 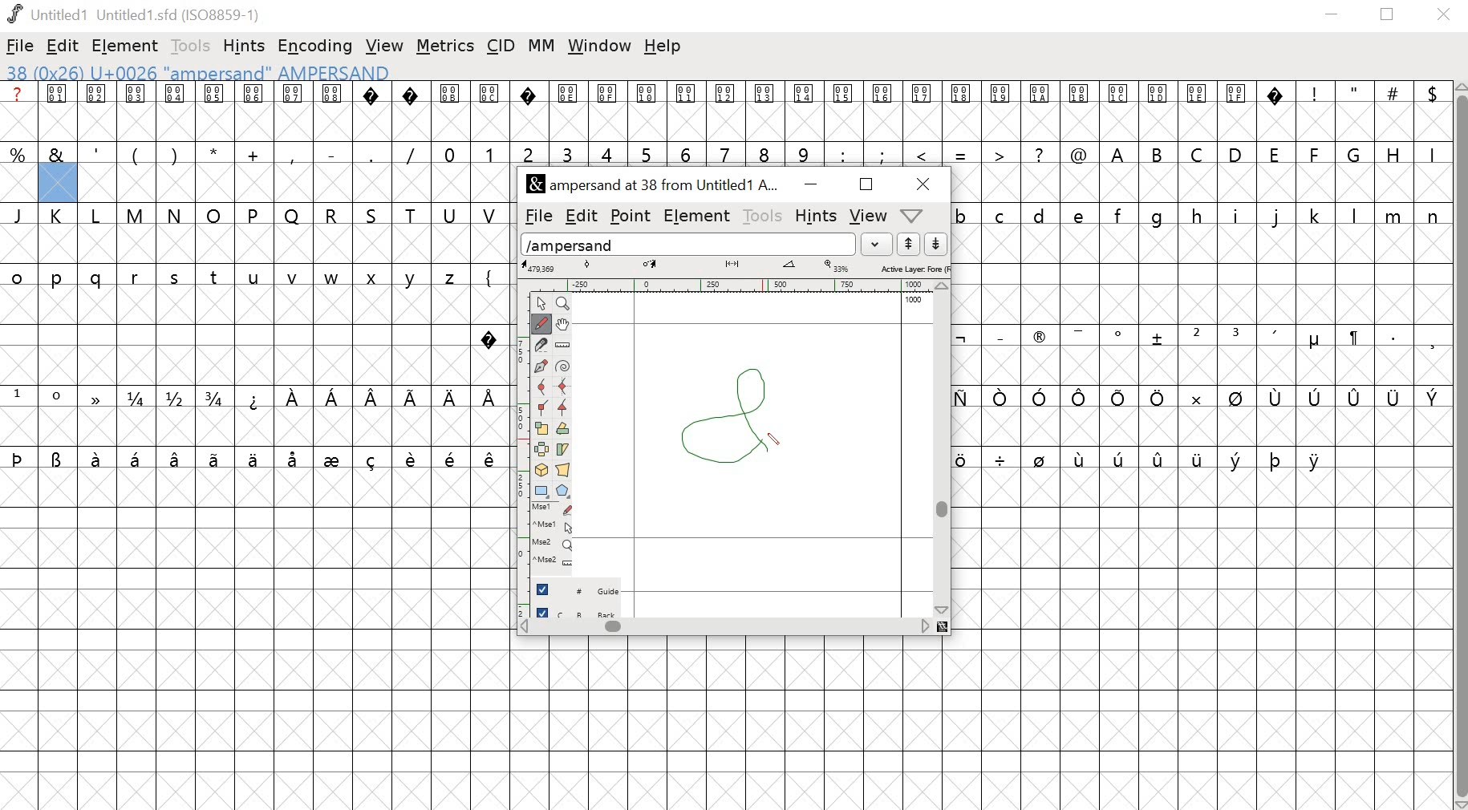 I want to click on ;, so click(x=884, y=154).